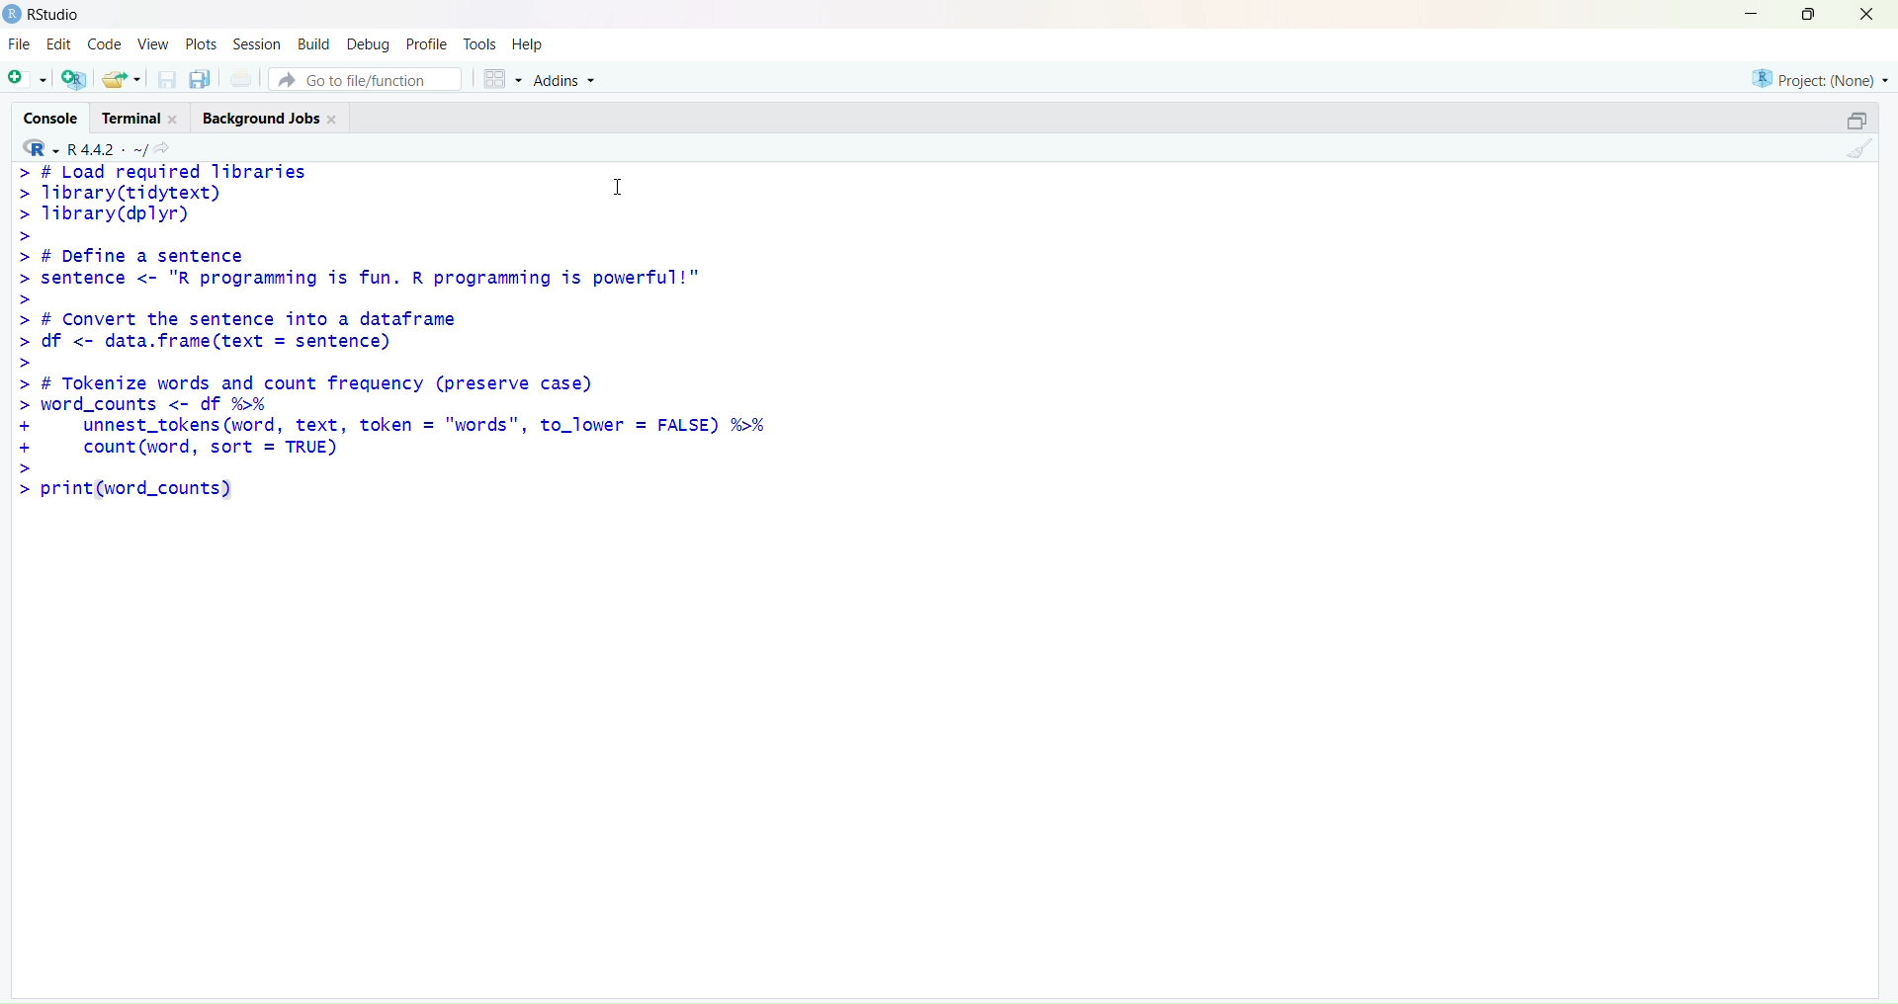  I want to click on workspace panes, so click(499, 80).